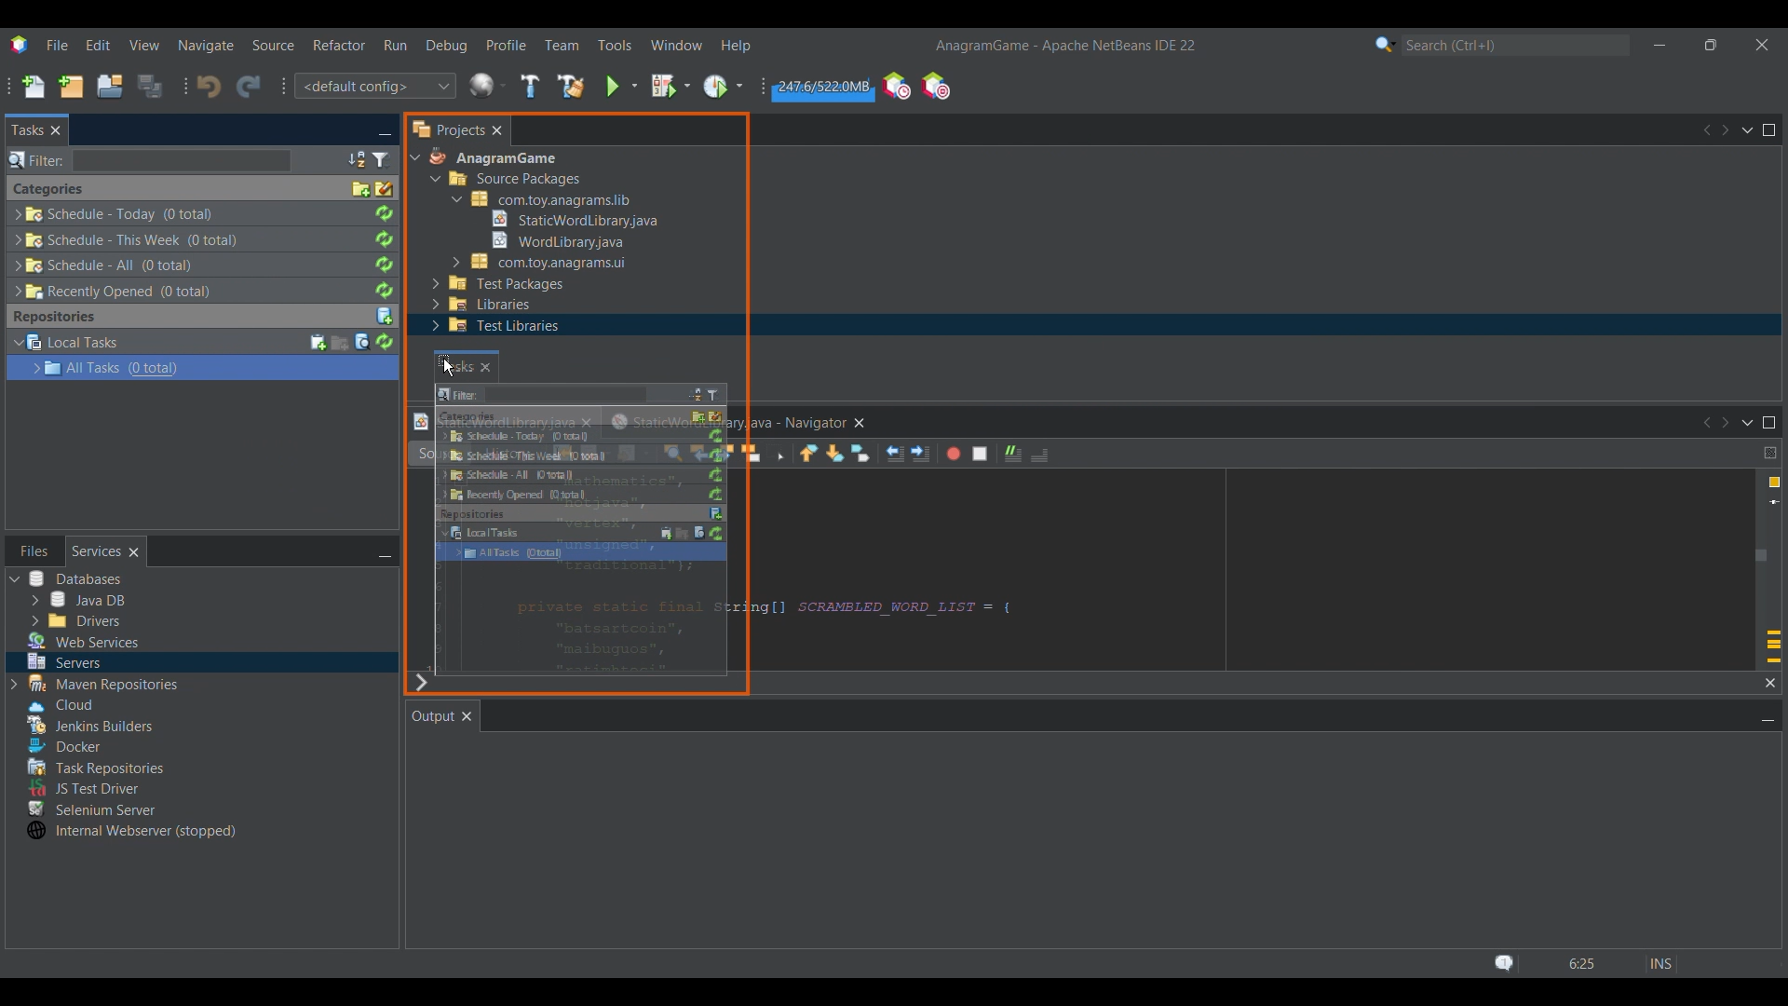  Describe the element at coordinates (562, 45) in the screenshot. I see `Team menu` at that location.